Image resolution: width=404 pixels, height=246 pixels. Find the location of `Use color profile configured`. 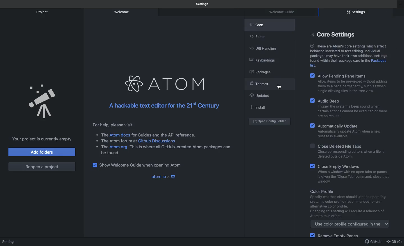

Use color profile configured is located at coordinates (350, 225).